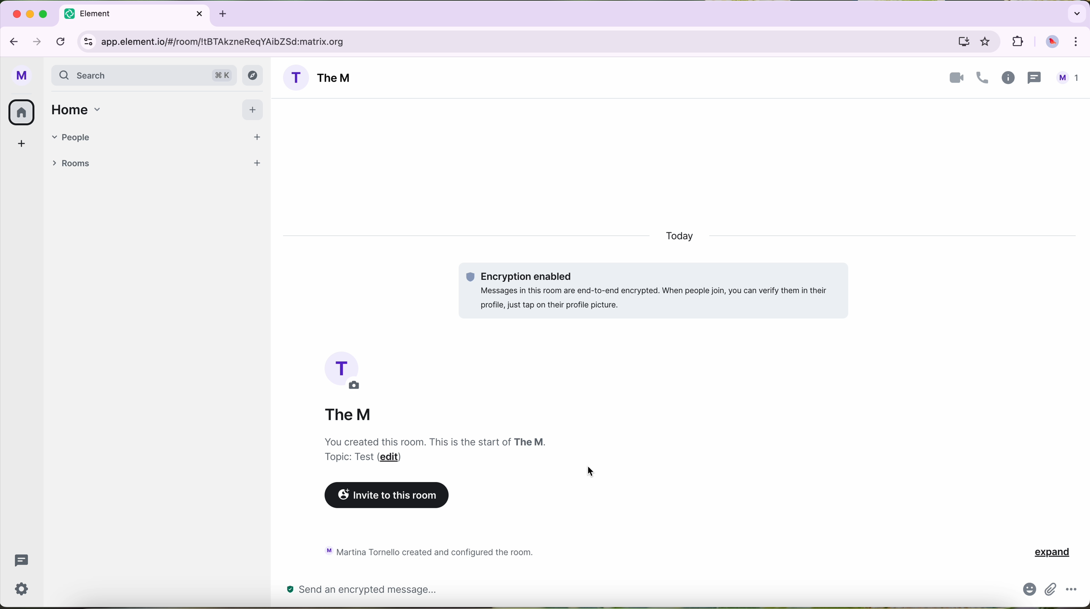 The height and width of the screenshot is (609, 1090). I want to click on controls, so click(88, 43).